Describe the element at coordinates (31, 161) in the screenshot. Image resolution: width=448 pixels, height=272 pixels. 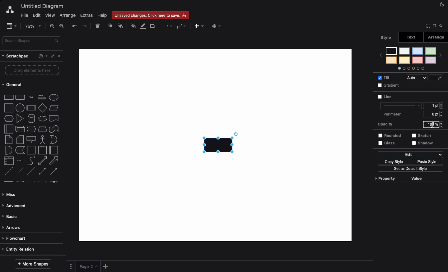
I see `curve` at that location.